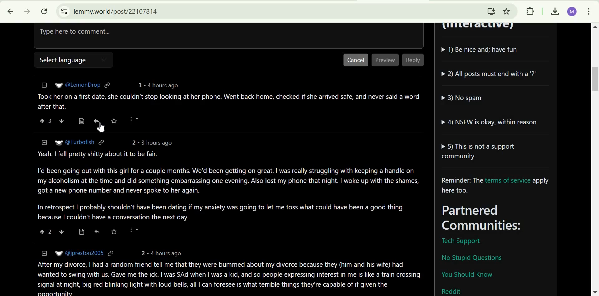  What do you see at coordinates (82, 232) in the screenshot?
I see `view source` at bounding box center [82, 232].